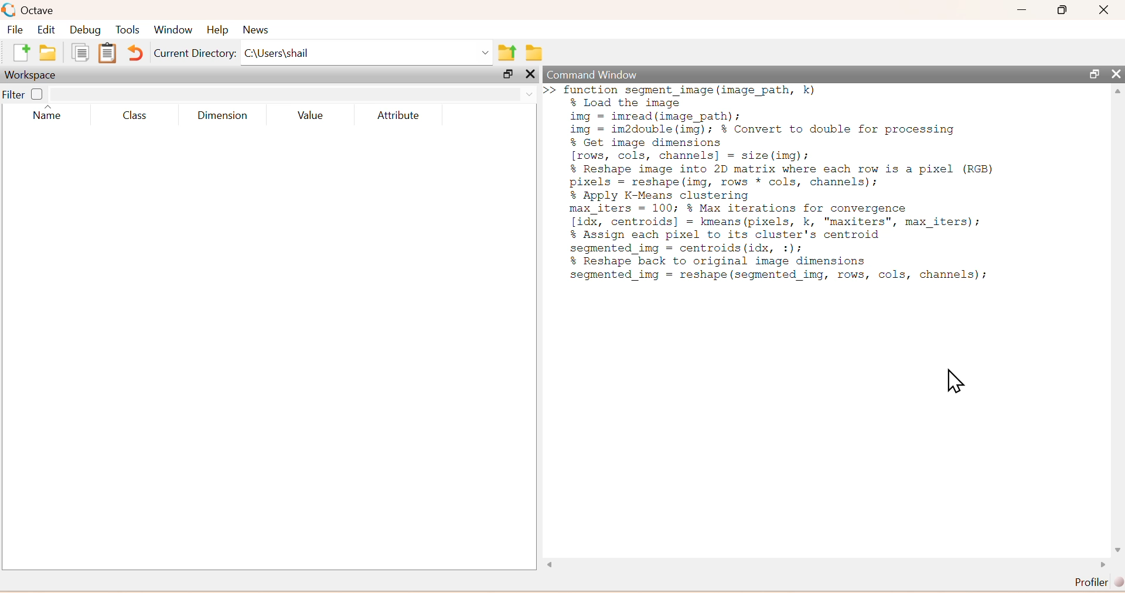 The image size is (1125, 593). Describe the element at coordinates (23, 53) in the screenshot. I see `new script` at that location.